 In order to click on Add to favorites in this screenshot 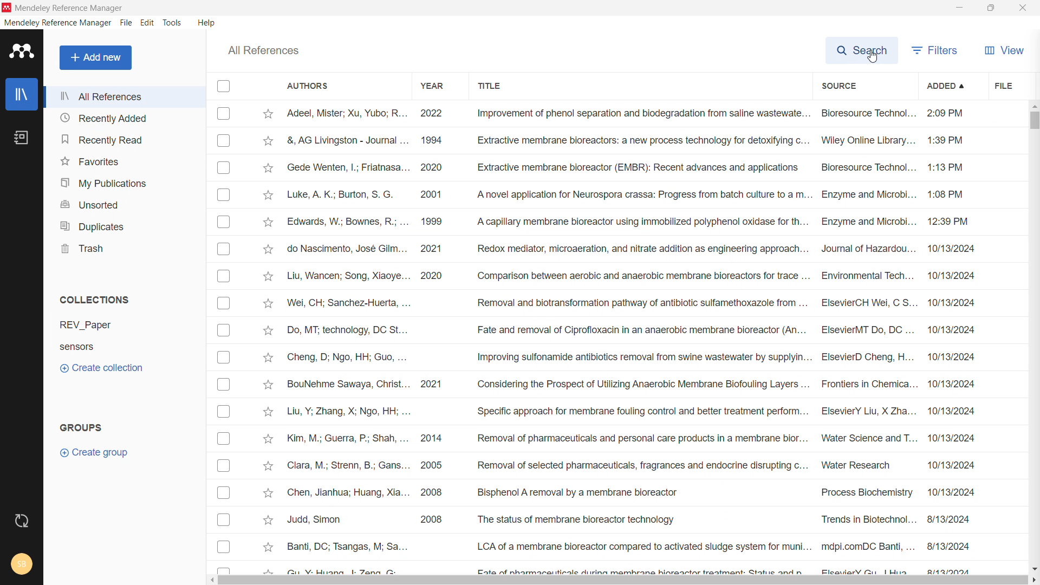, I will do `click(267, 328)`.